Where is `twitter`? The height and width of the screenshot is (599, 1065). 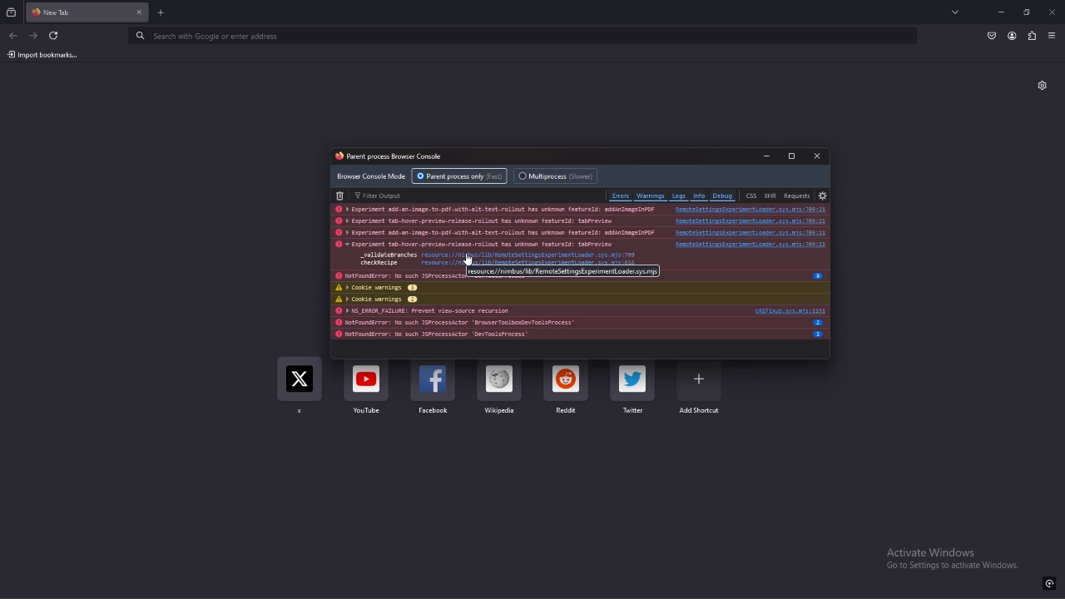 twitter is located at coordinates (632, 387).